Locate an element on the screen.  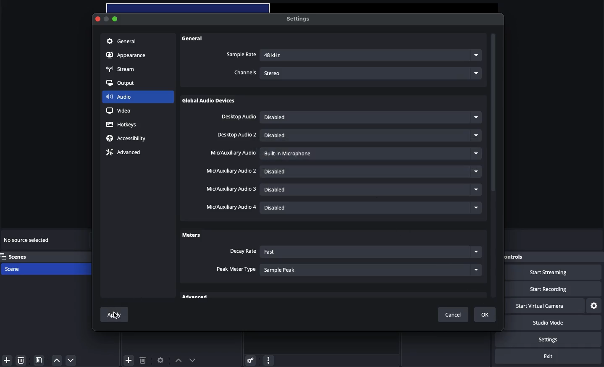
Decay rate is located at coordinates (242, 252).